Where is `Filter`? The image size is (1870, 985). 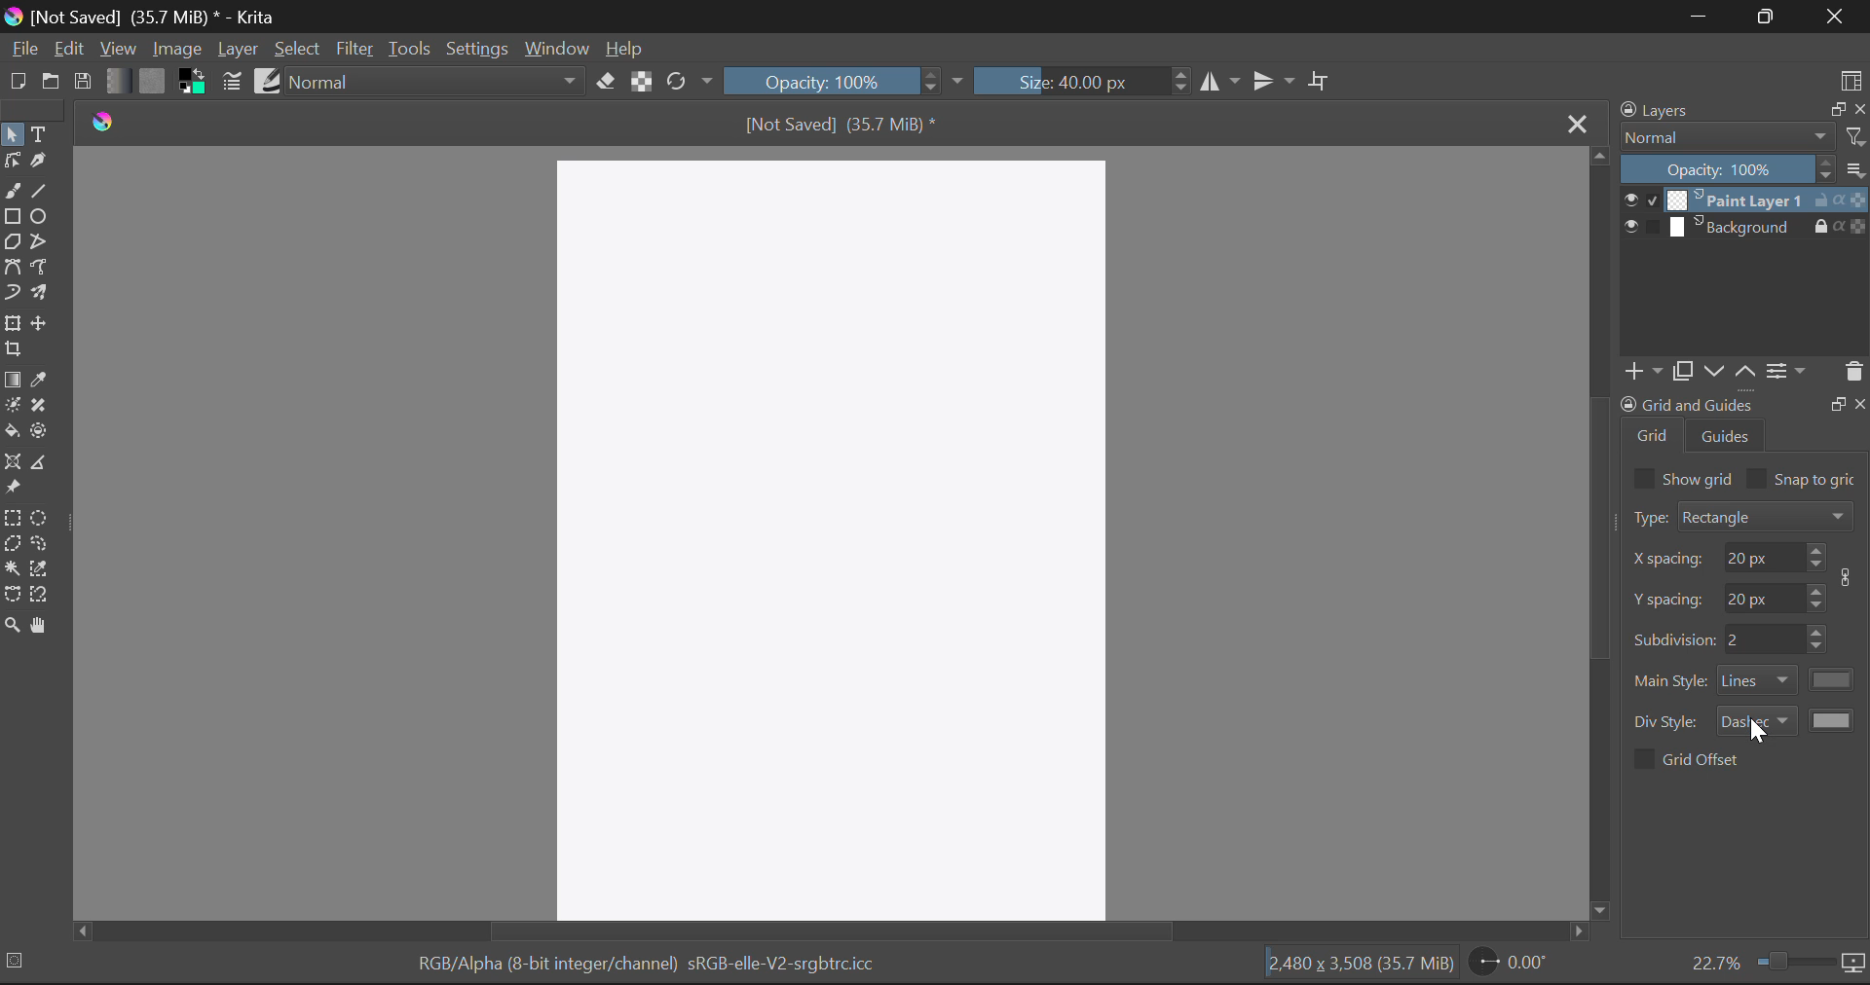
Filter is located at coordinates (355, 51).